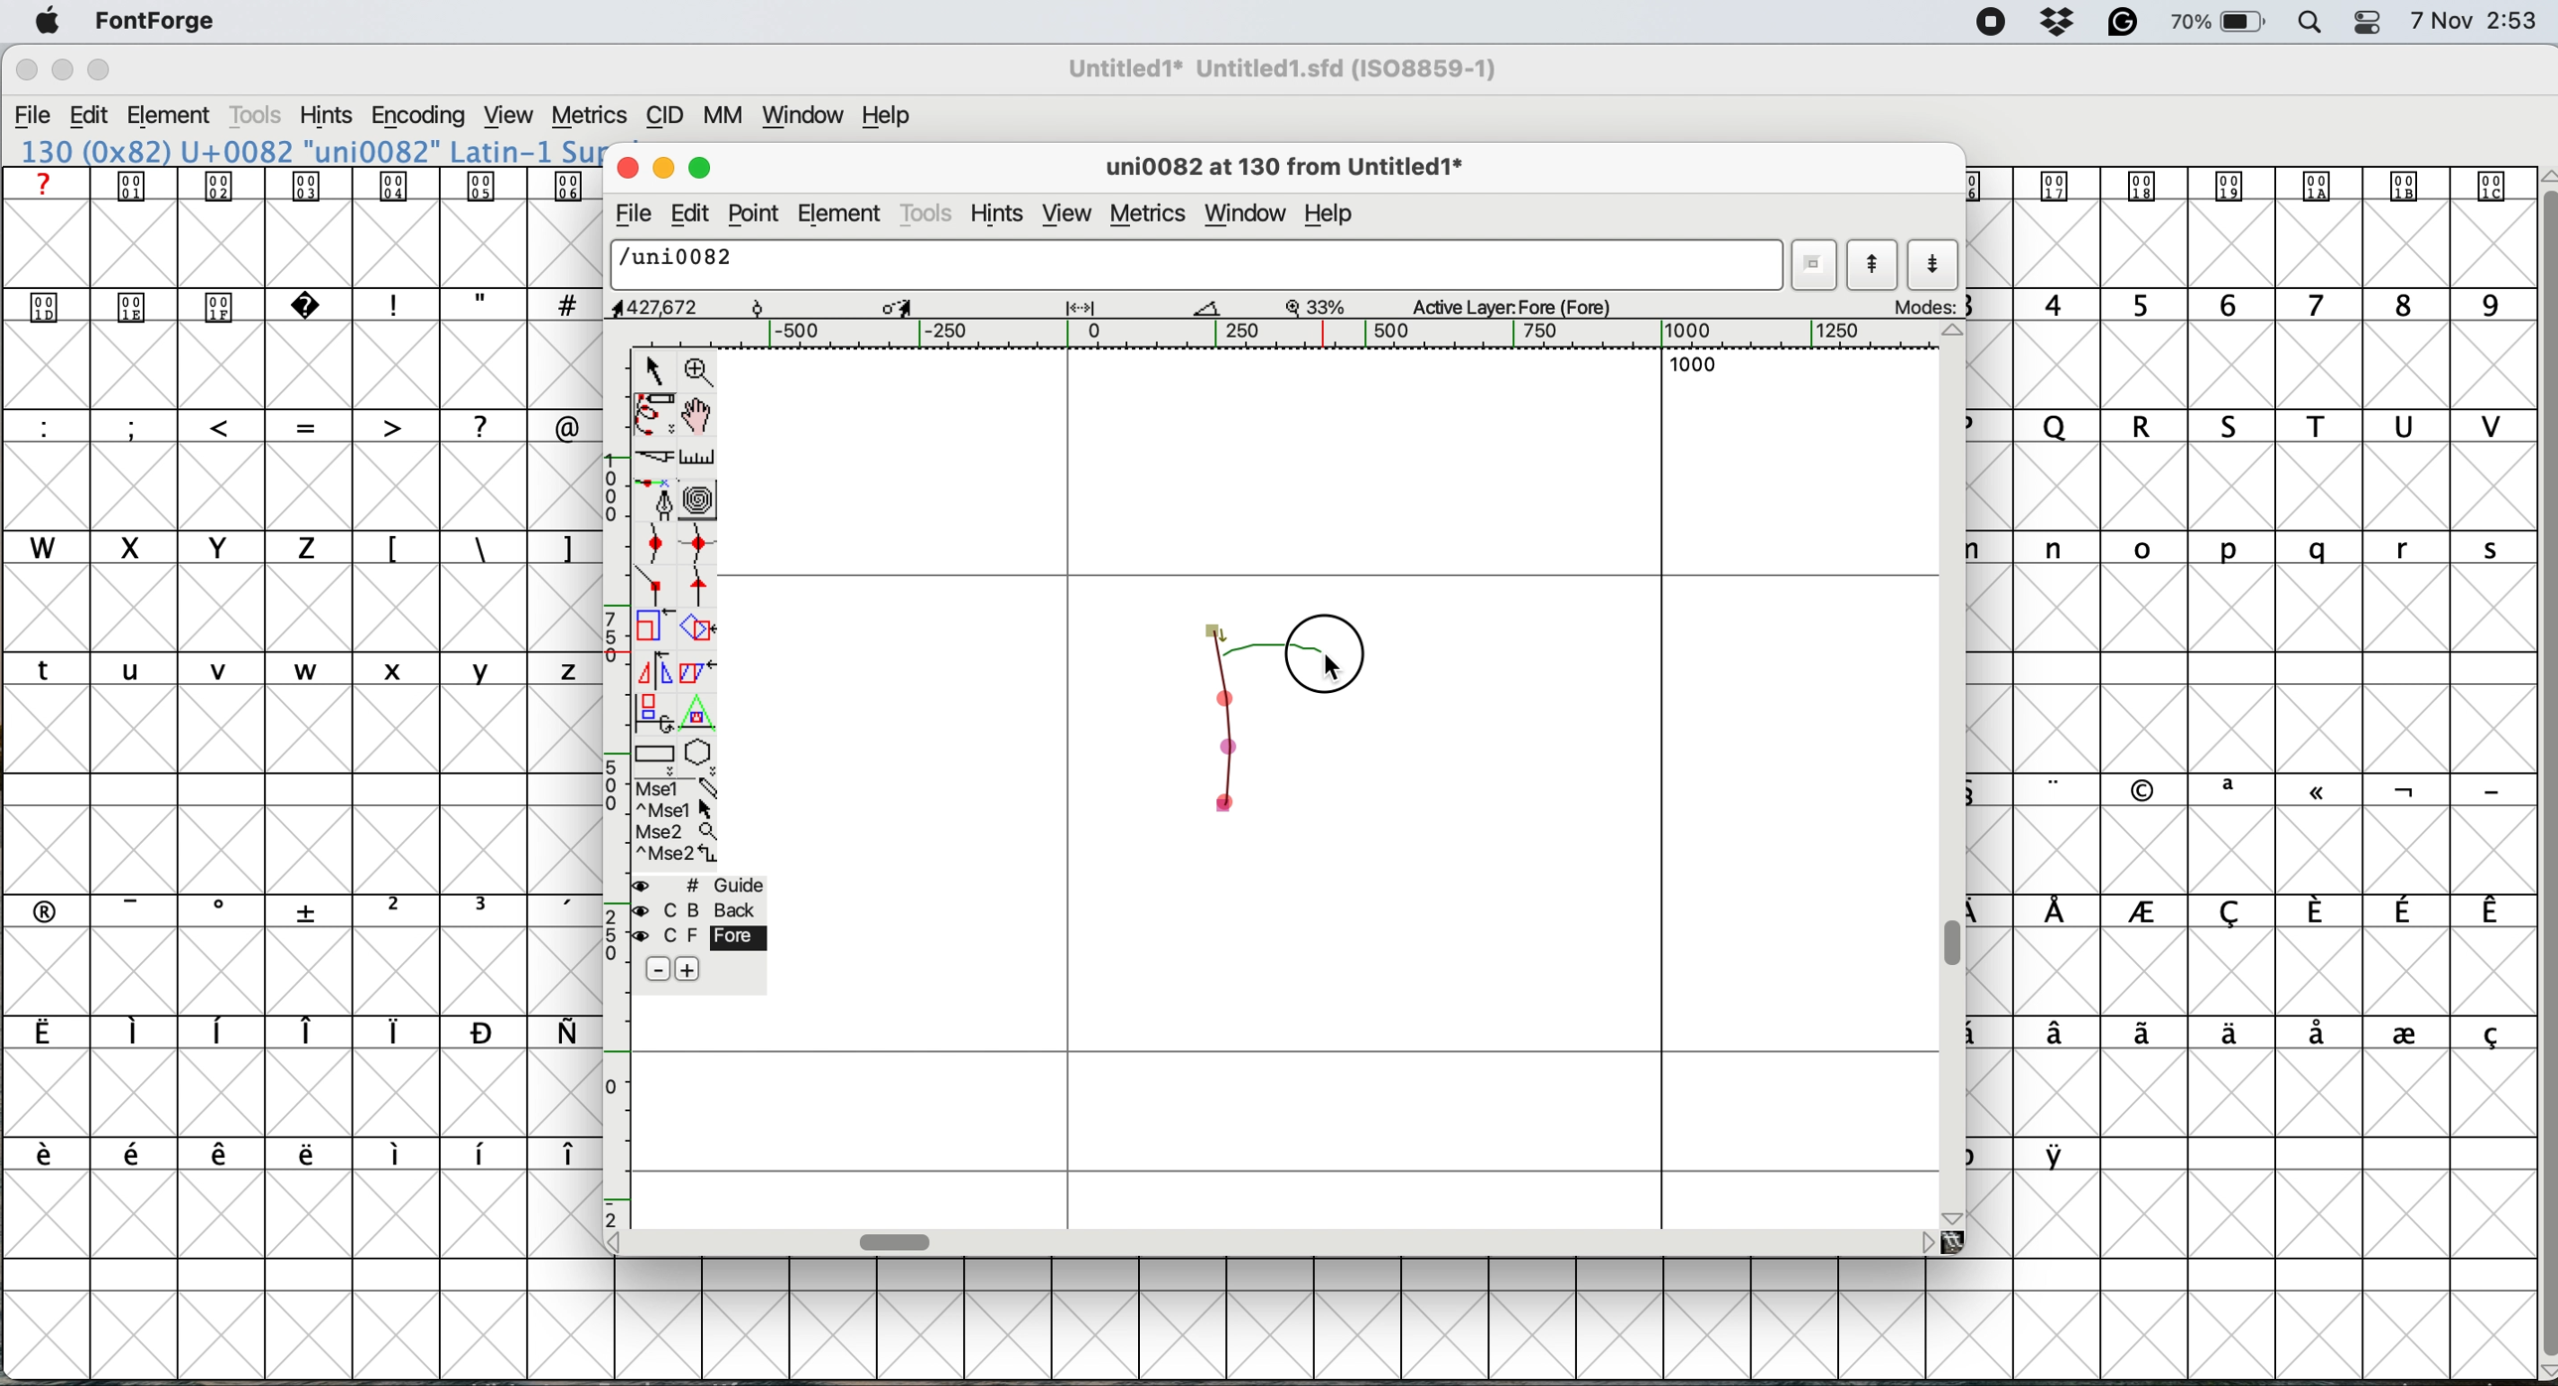 This screenshot has height=1386, width=2558. I want to click on lowercase letters, so click(292, 671).